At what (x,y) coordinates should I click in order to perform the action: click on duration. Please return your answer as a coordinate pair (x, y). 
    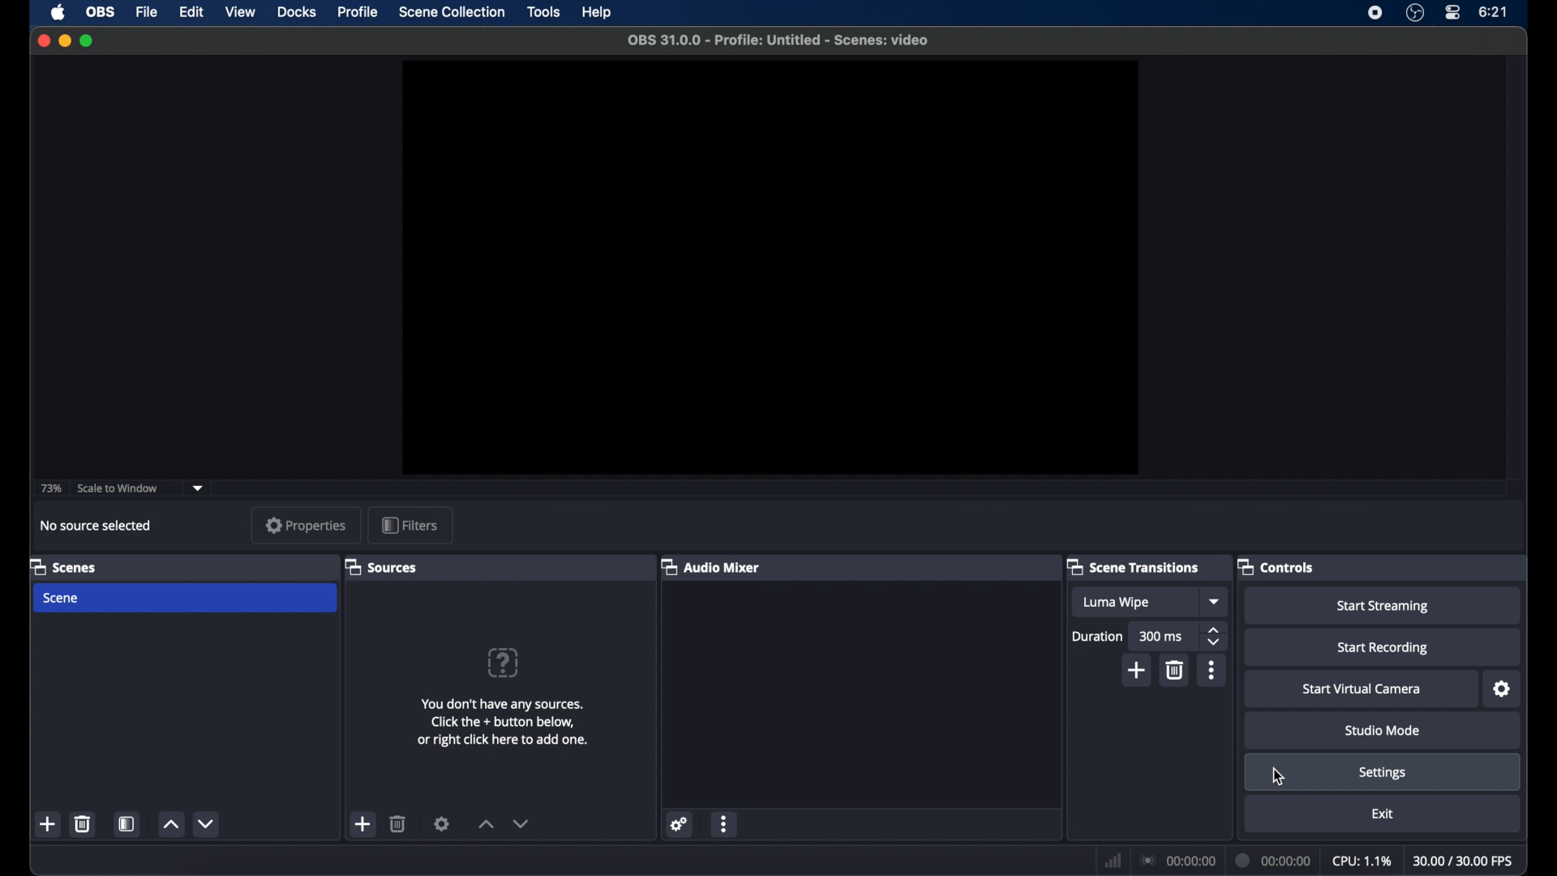
    Looking at the image, I should click on (1096, 636).